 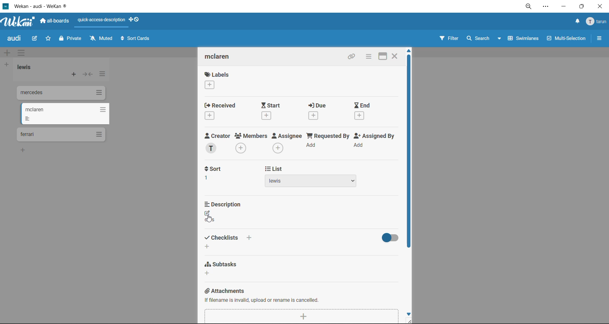 What do you see at coordinates (301, 303) in the screenshot?
I see `attachments` at bounding box center [301, 303].